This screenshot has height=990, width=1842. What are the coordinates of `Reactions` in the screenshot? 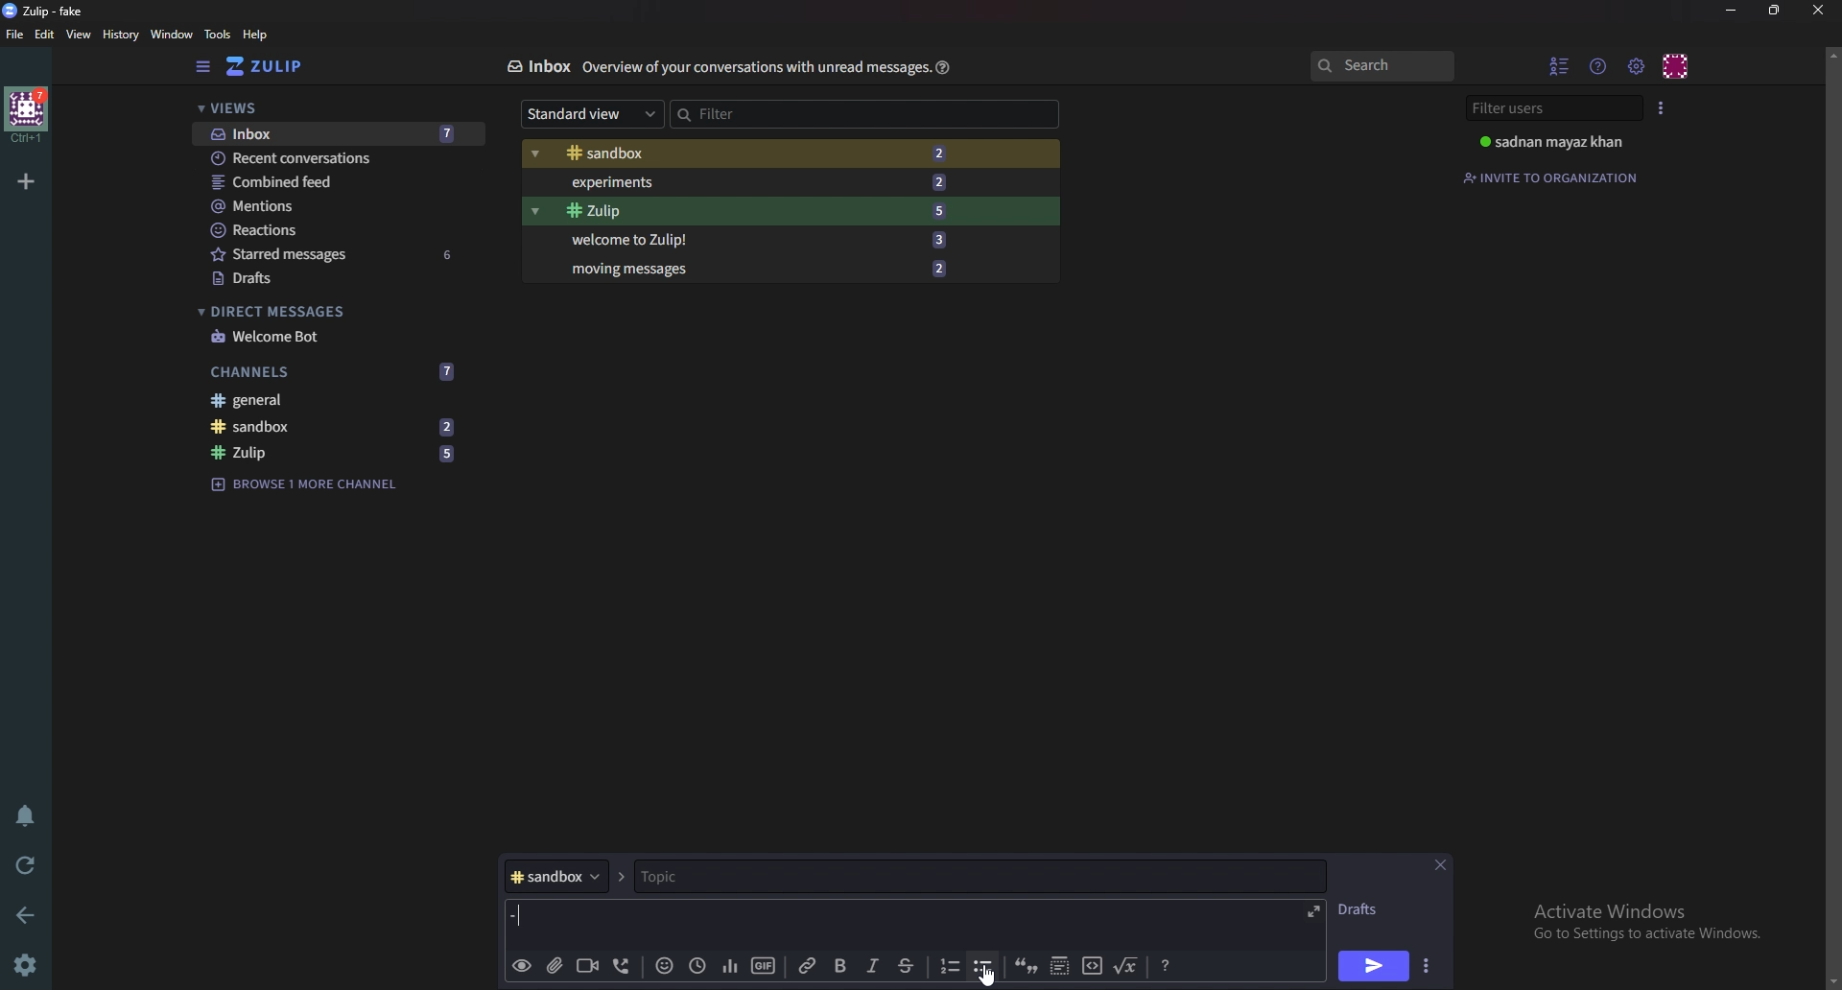 It's located at (337, 230).